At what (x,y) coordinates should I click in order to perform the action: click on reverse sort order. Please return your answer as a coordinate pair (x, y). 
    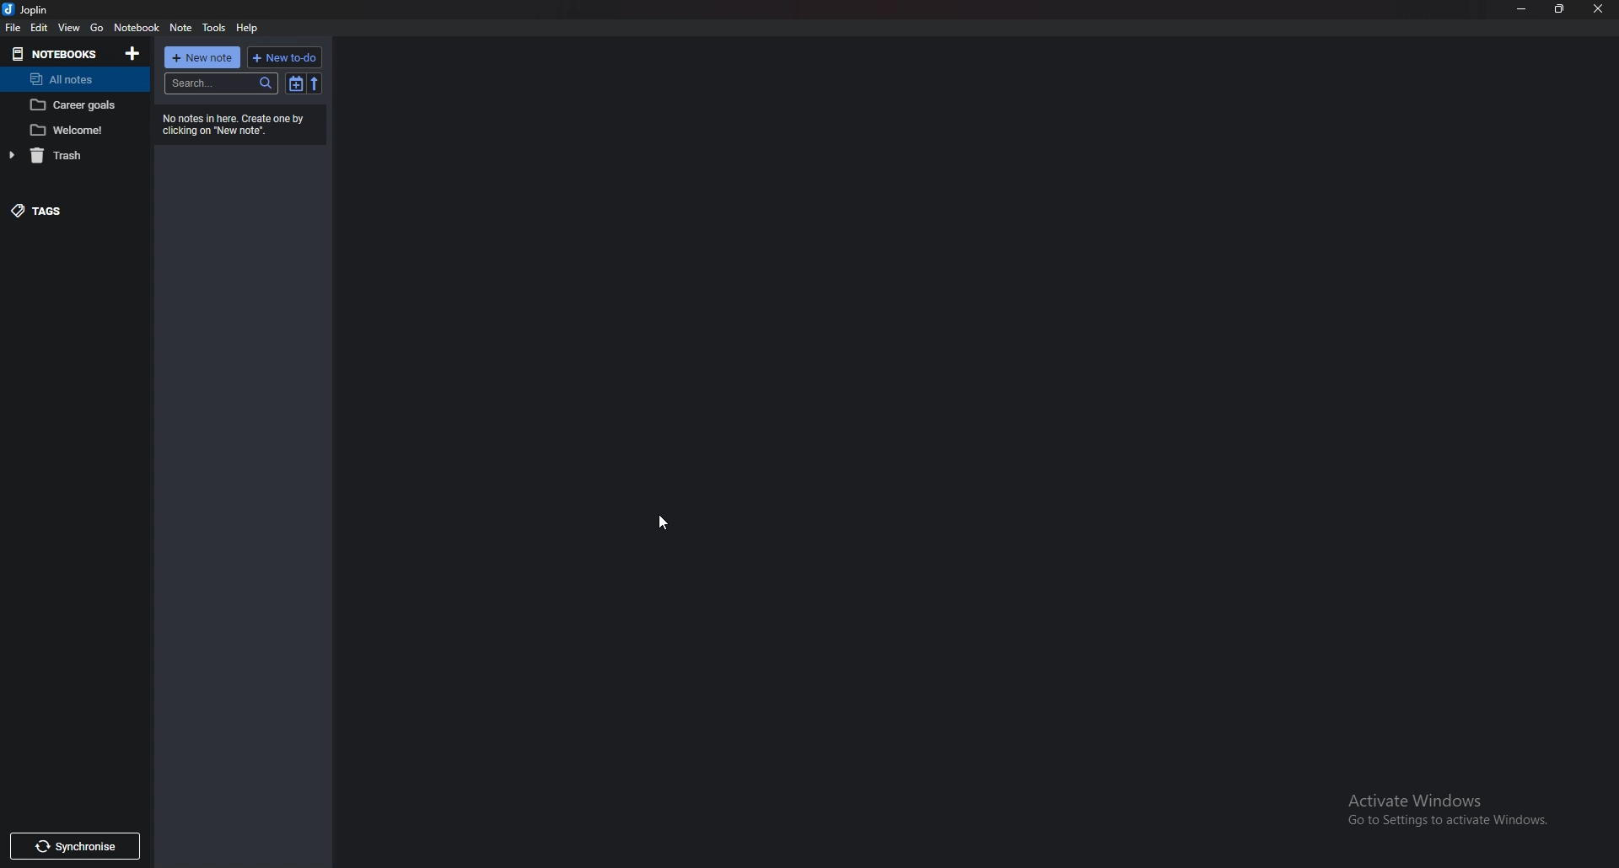
    Looking at the image, I should click on (315, 83).